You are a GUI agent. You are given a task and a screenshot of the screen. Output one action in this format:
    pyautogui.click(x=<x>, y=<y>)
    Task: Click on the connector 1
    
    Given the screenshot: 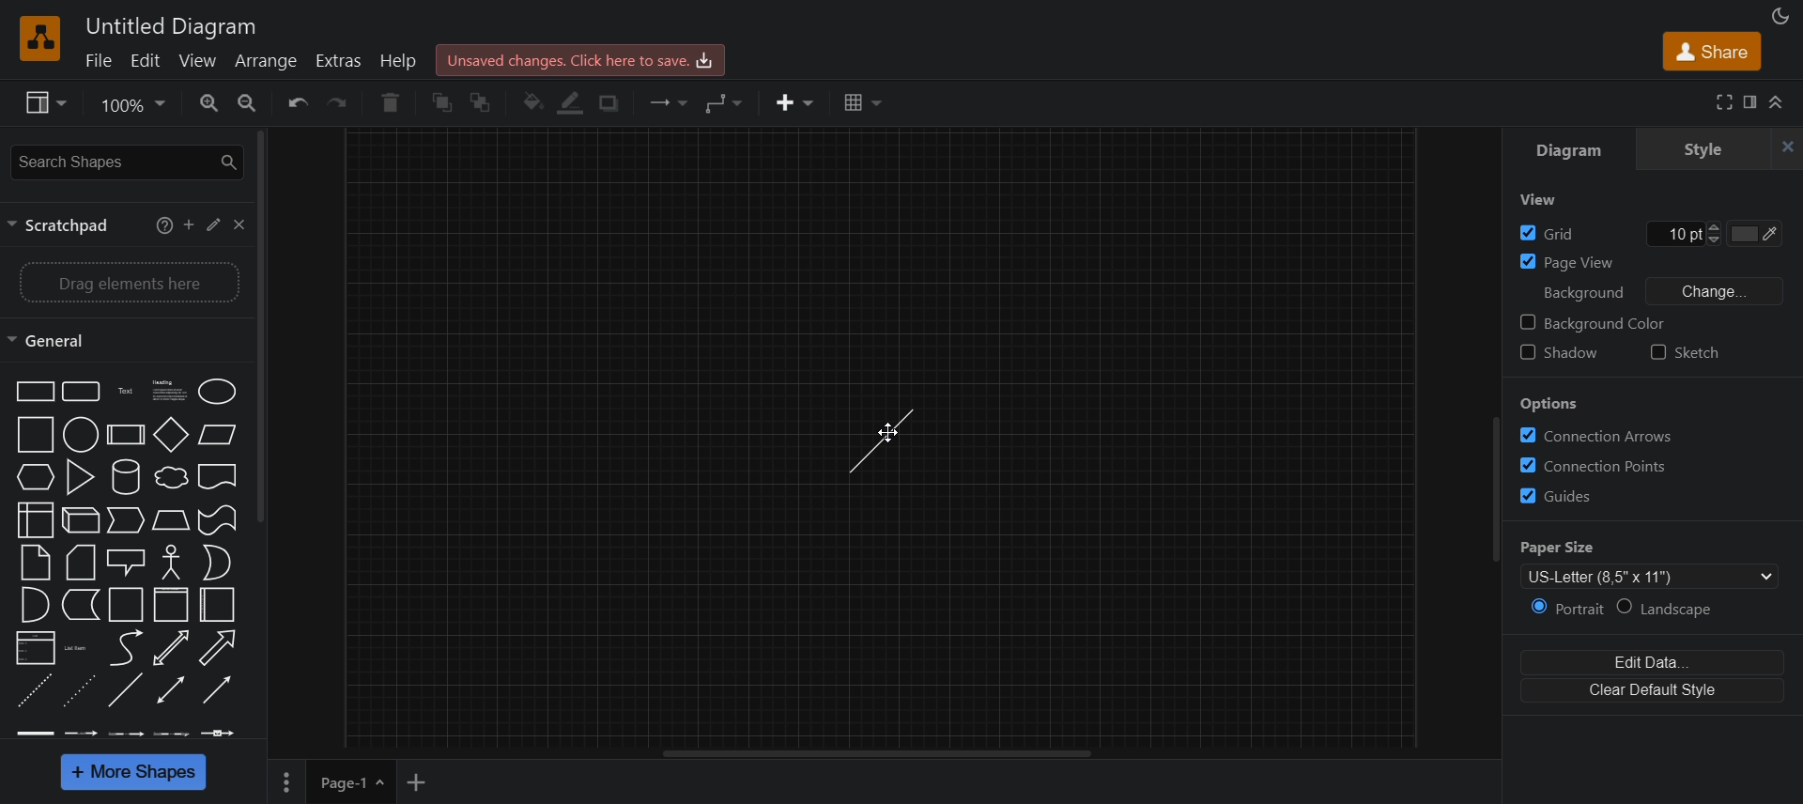 What is the action you would take?
    pyautogui.click(x=34, y=733)
    